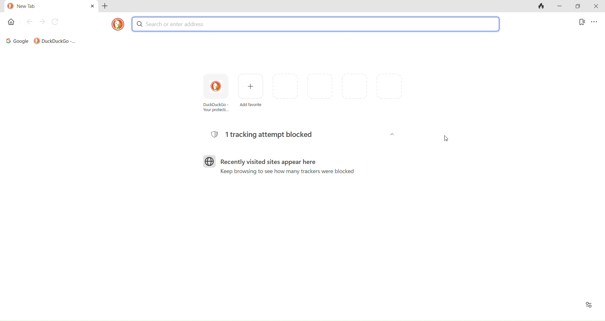 The height and width of the screenshot is (321, 605). Describe the element at coordinates (115, 26) in the screenshot. I see `logo` at that location.